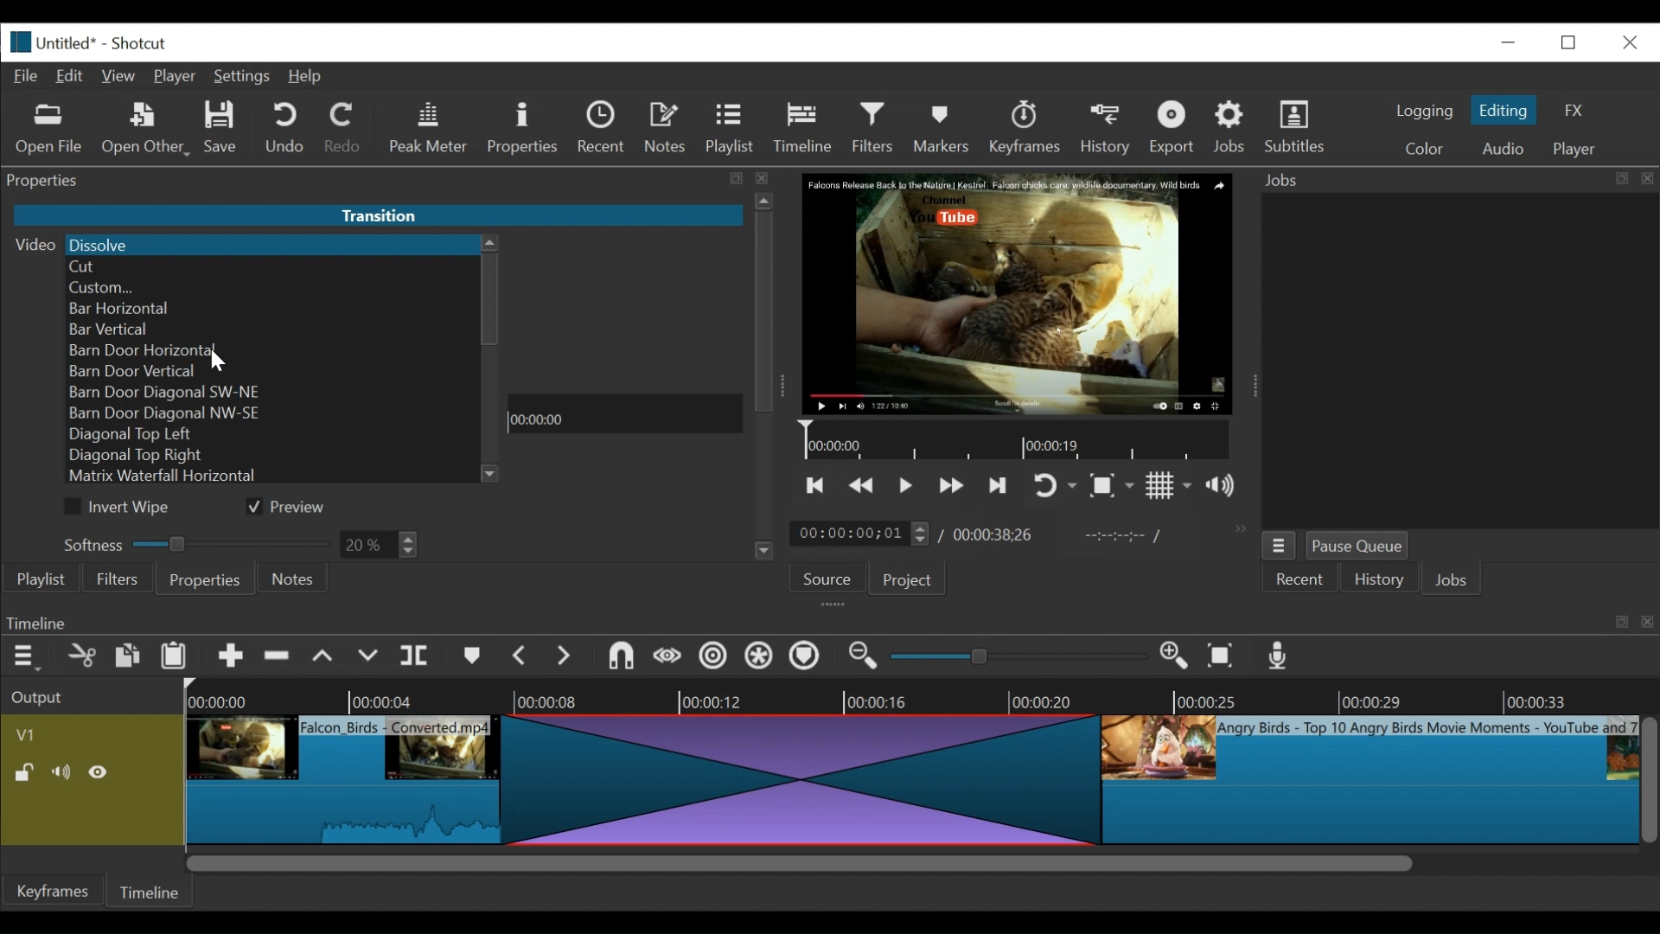  What do you see at coordinates (121, 508) in the screenshot?
I see `(un)check Invite Wipe` at bounding box center [121, 508].